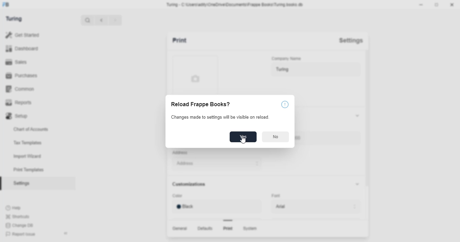 This screenshot has height=242, width=460. What do you see at coordinates (20, 62) in the screenshot?
I see `Sales` at bounding box center [20, 62].